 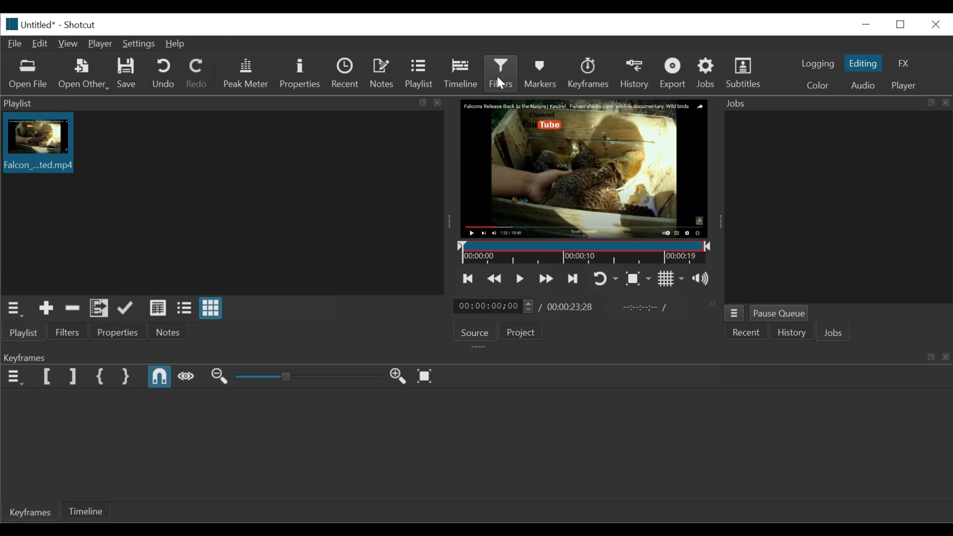 I want to click on Jobs Panel, so click(x=835, y=103).